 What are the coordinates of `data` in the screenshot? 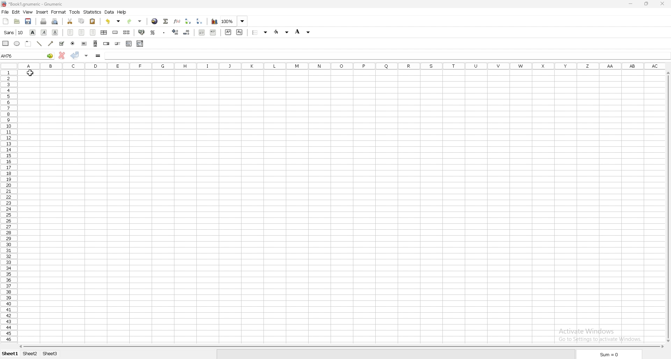 It's located at (110, 12).